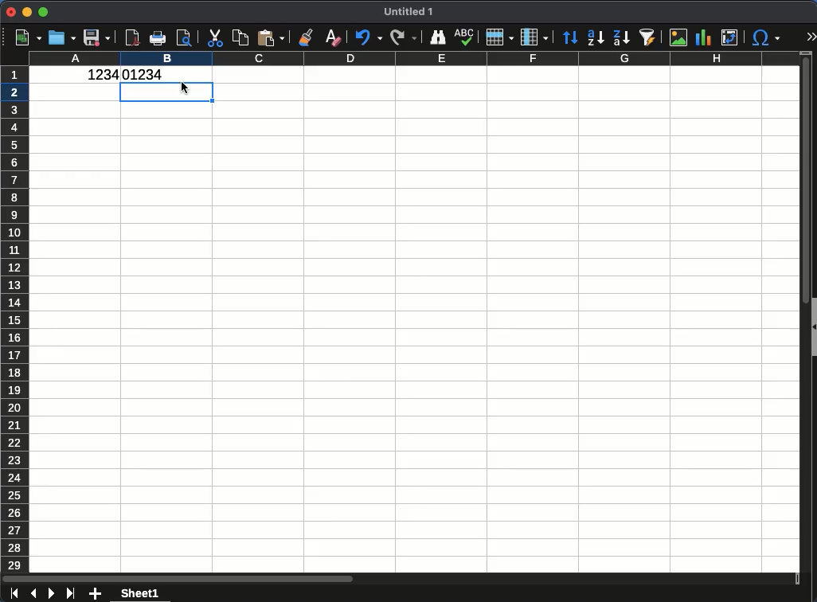  What do you see at coordinates (139, 594) in the screenshot?
I see `sheet 1` at bounding box center [139, 594].